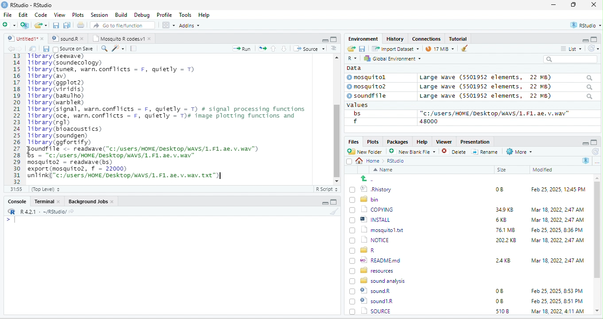 Image resolution: width=603 pixels, height=319 pixels. Describe the element at coordinates (46, 49) in the screenshot. I see `save` at that location.